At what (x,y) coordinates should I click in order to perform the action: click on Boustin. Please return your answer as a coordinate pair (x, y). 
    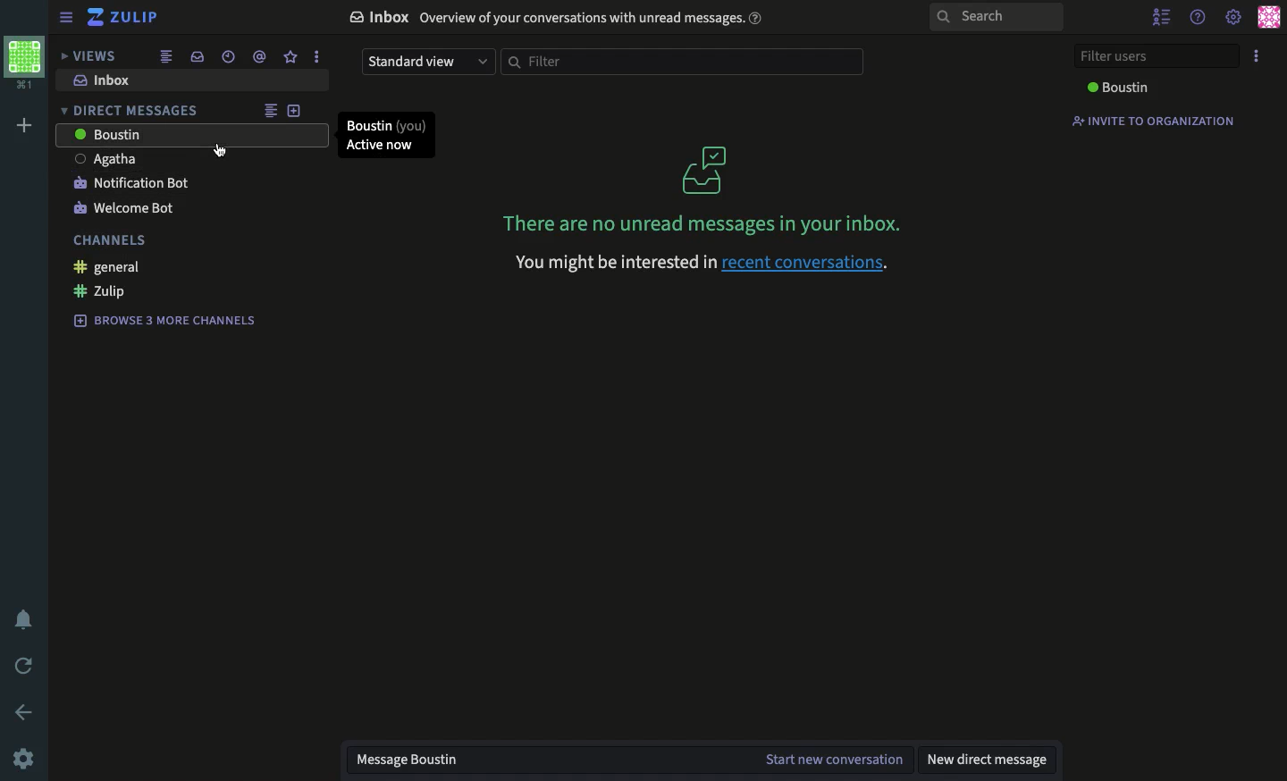
    Looking at the image, I should click on (112, 135).